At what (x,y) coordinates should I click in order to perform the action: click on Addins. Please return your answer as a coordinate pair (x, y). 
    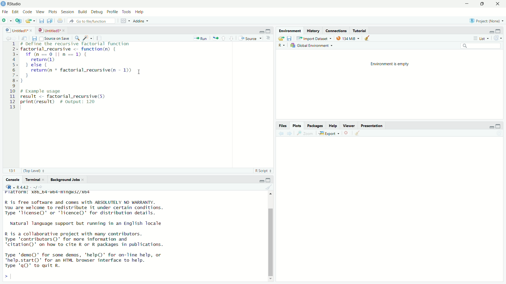
    Looking at the image, I should click on (143, 21).